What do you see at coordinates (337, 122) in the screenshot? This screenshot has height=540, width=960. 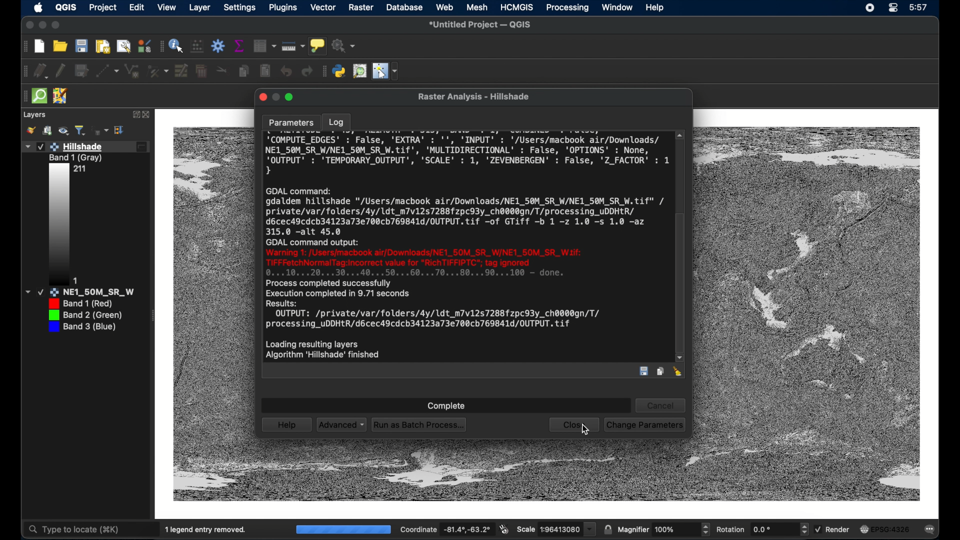 I see `log` at bounding box center [337, 122].